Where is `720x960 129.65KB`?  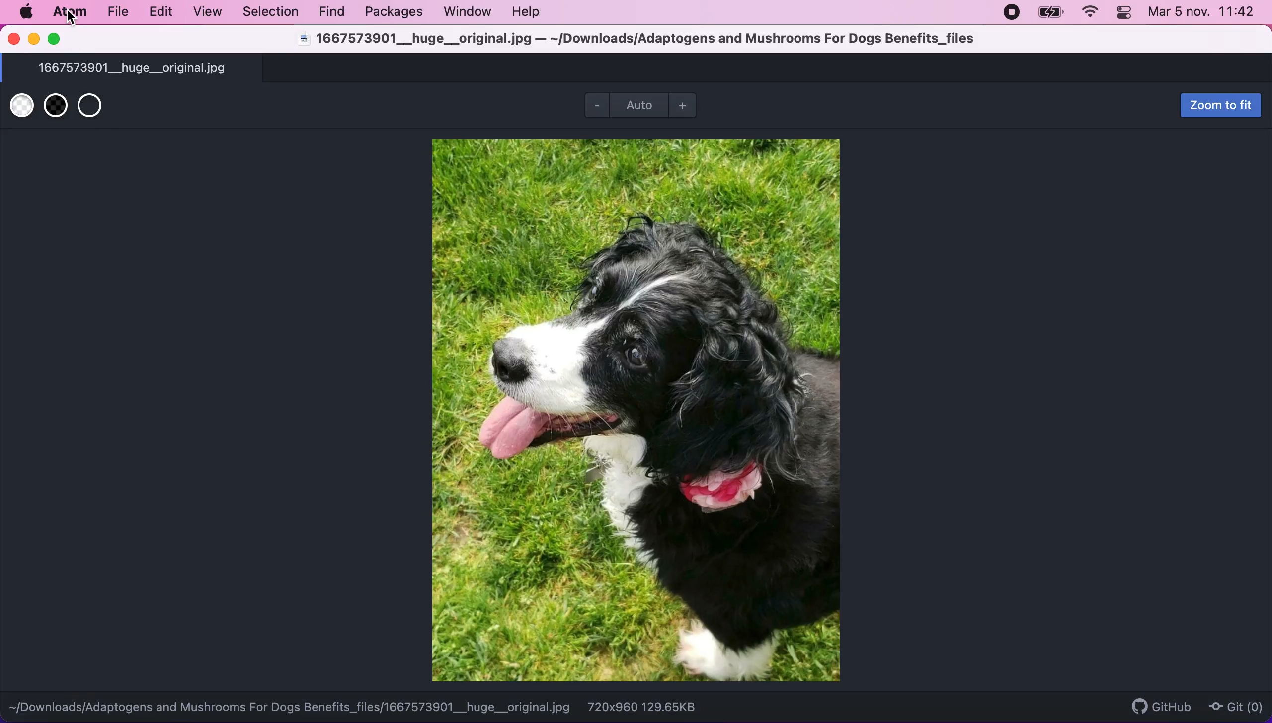
720x960 129.65KB is located at coordinates (644, 707).